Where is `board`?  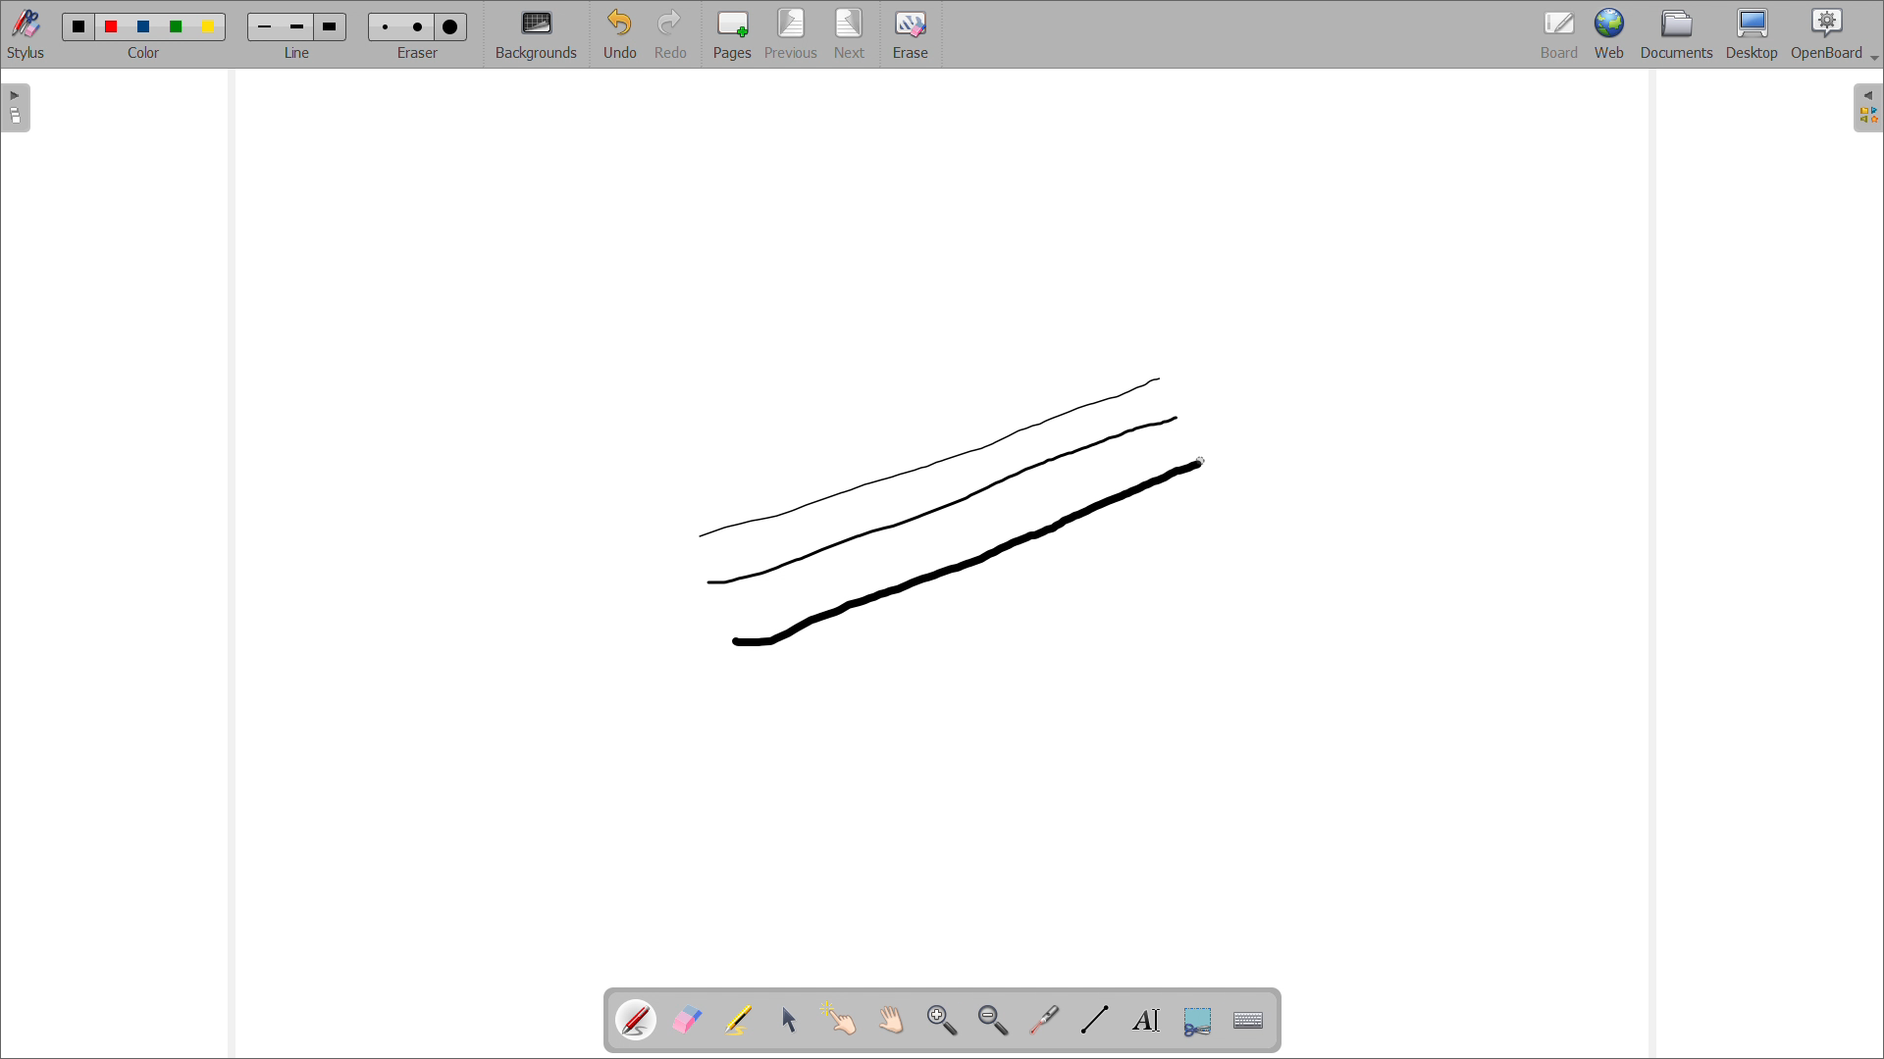
board is located at coordinates (1558, 34).